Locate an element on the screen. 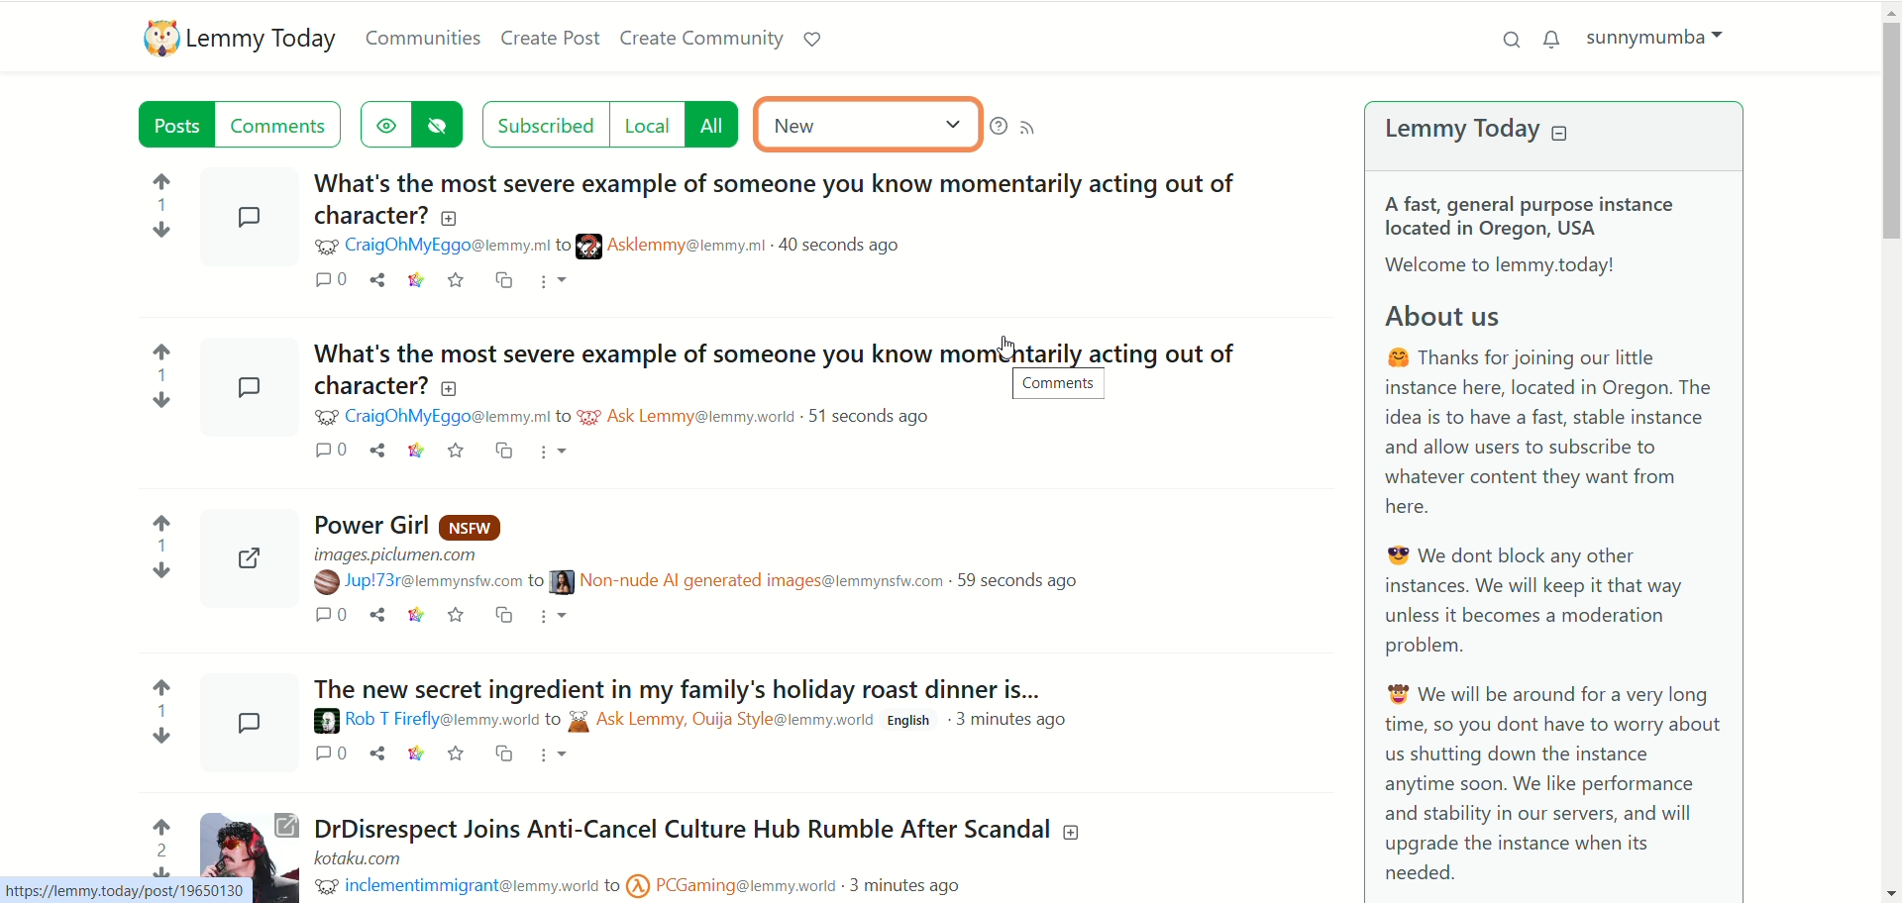 This screenshot has height=903, width=1902. More is located at coordinates (564, 617).